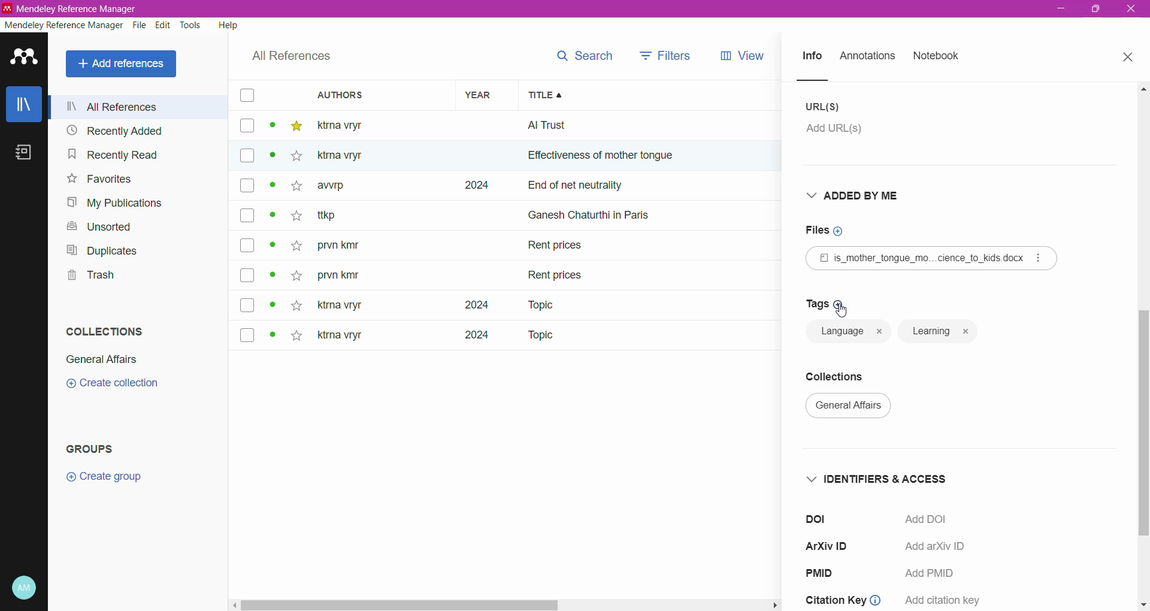 This screenshot has width=1150, height=611. Describe the element at coordinates (296, 126) in the screenshot. I see `star` at that location.